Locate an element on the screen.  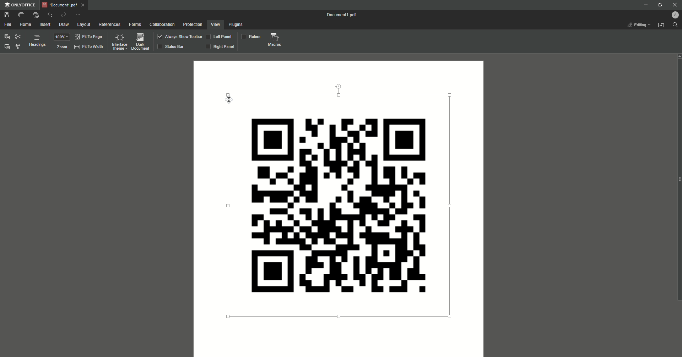
Interface theme is located at coordinates (120, 42).